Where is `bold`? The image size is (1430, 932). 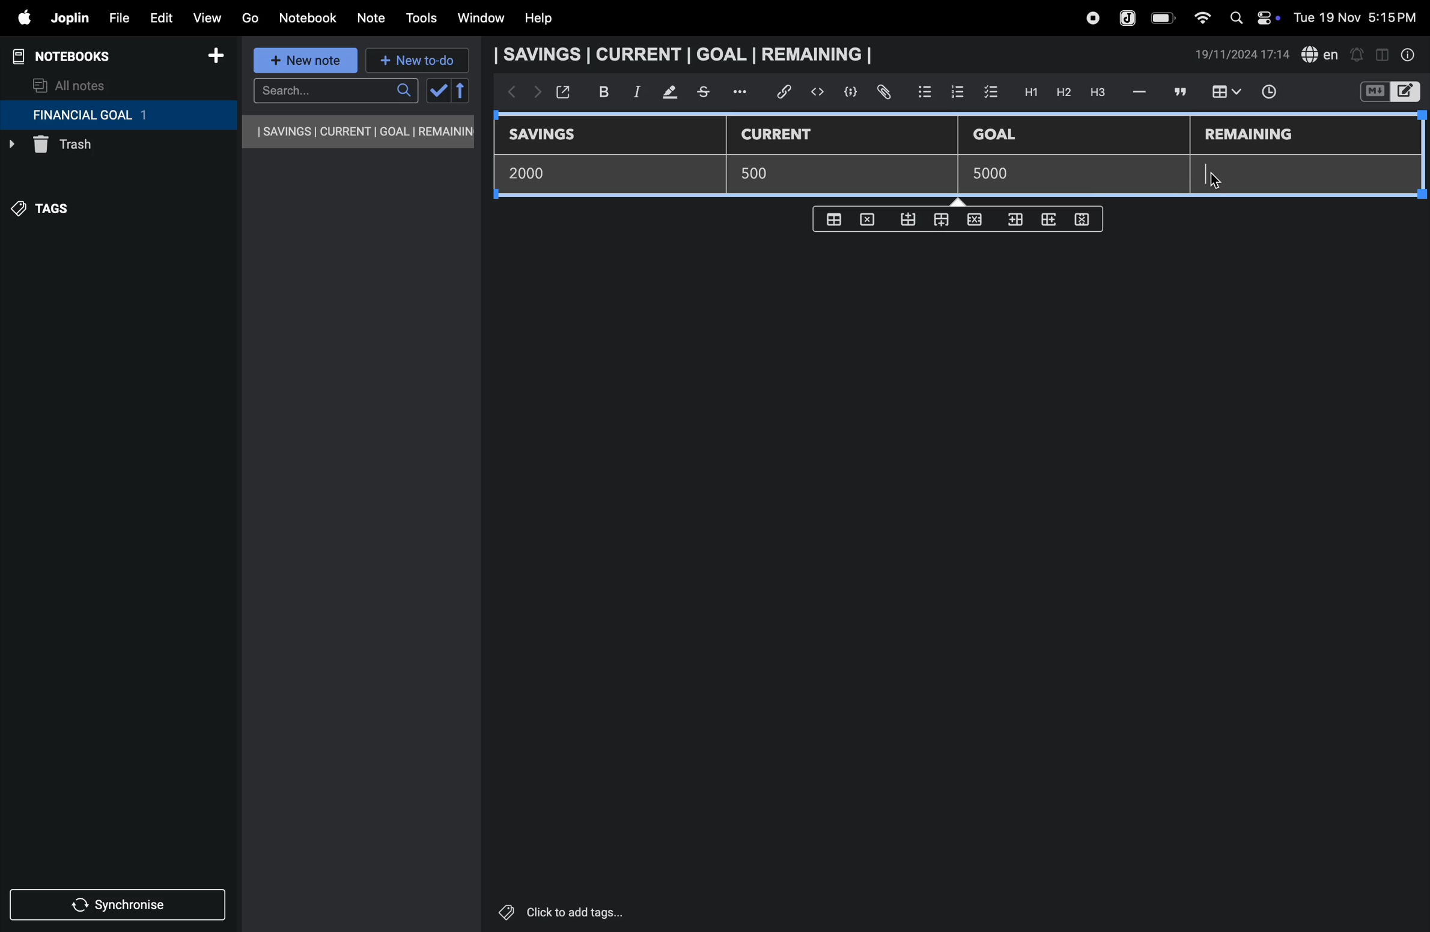
bold is located at coordinates (597, 91).